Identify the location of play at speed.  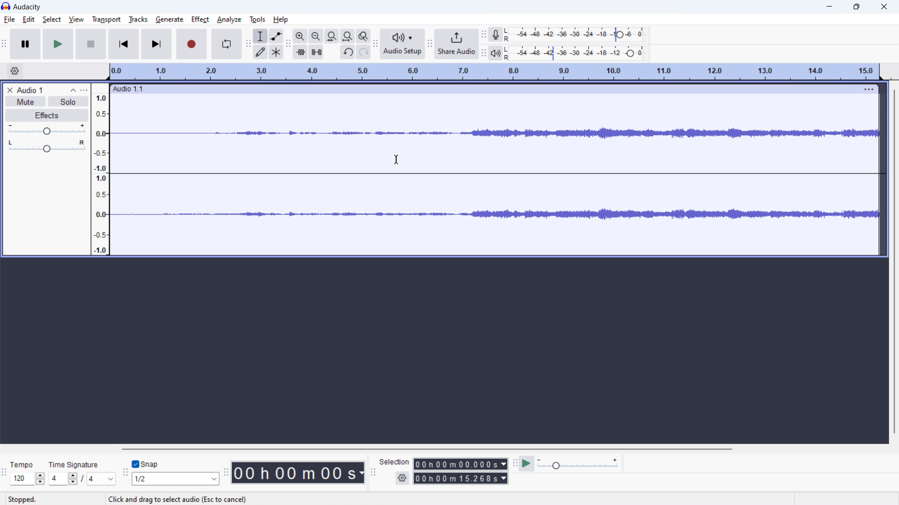
(527, 463).